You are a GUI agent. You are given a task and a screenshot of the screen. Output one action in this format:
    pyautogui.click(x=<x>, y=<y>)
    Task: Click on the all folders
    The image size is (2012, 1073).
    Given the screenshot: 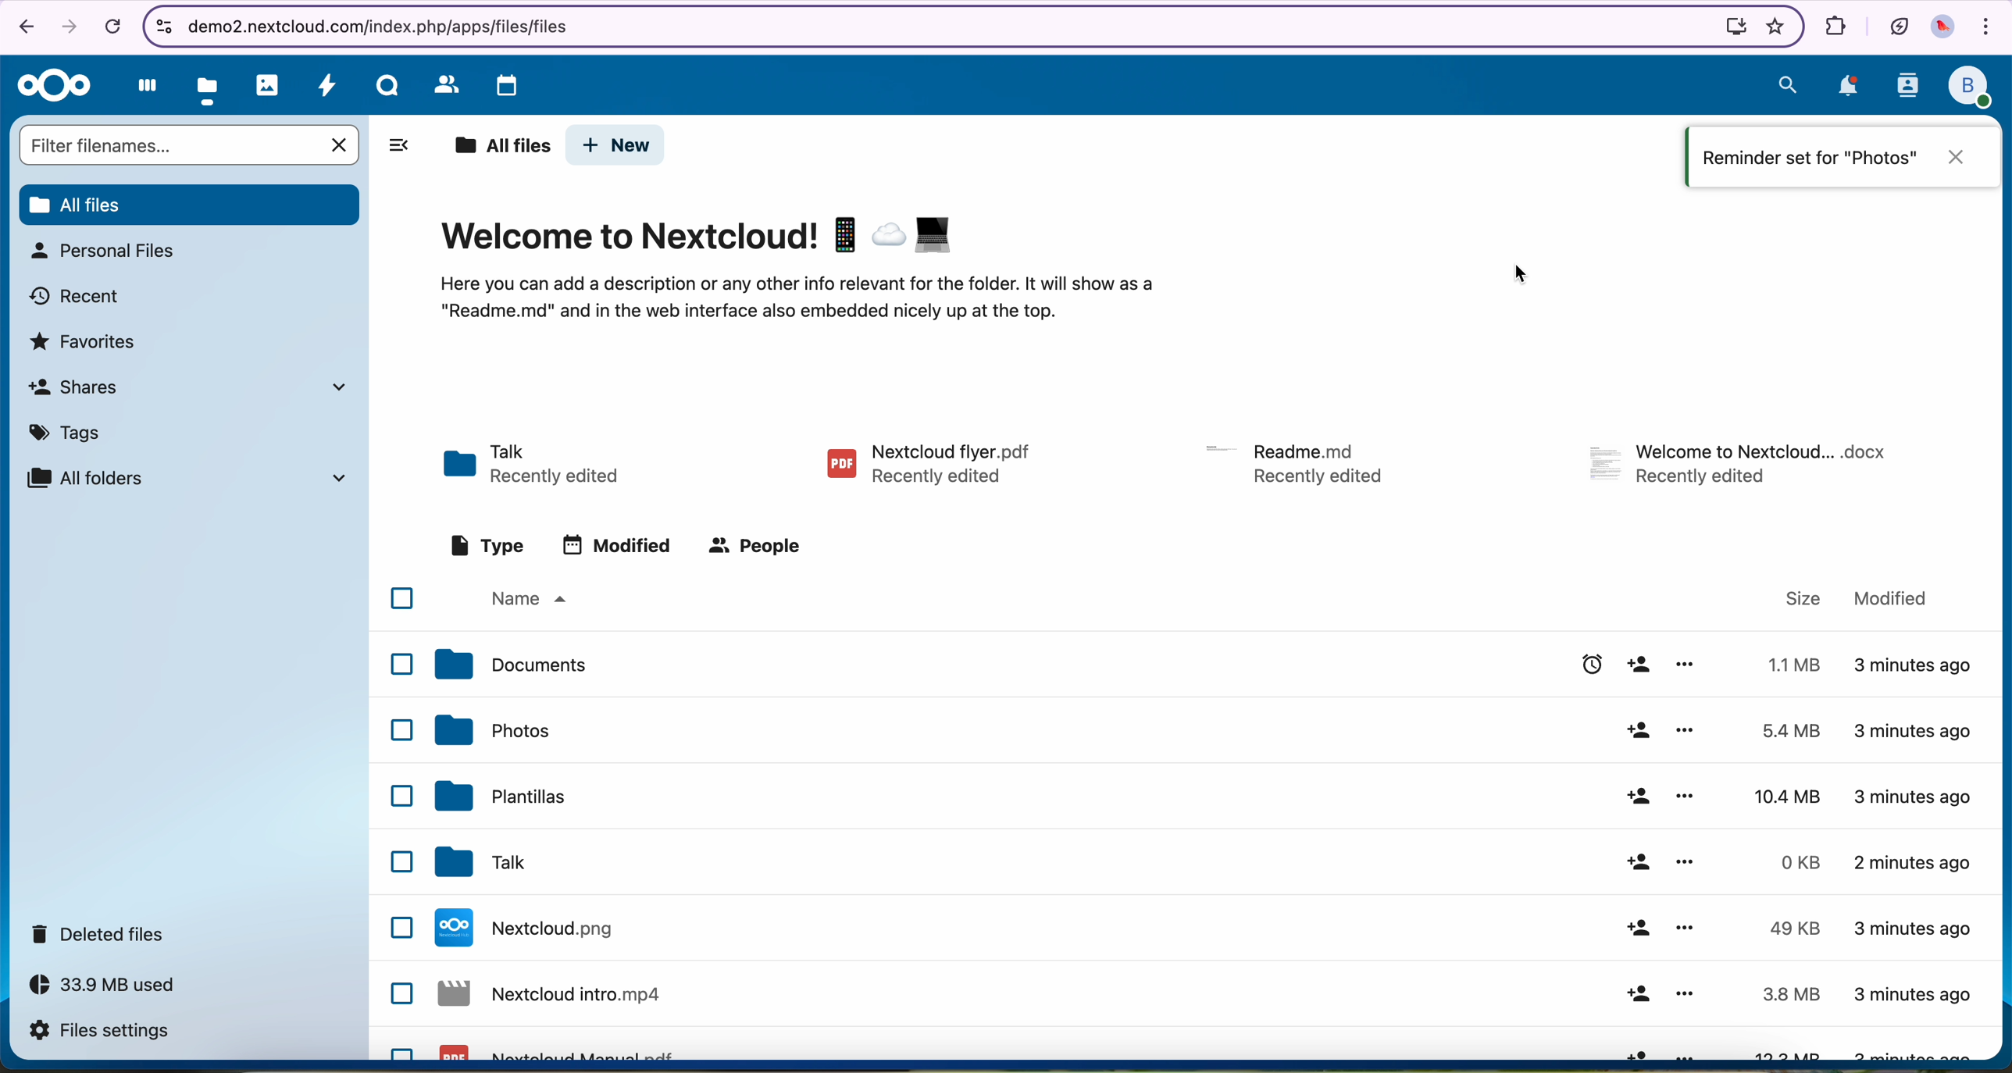 What is the action you would take?
    pyautogui.click(x=194, y=477)
    